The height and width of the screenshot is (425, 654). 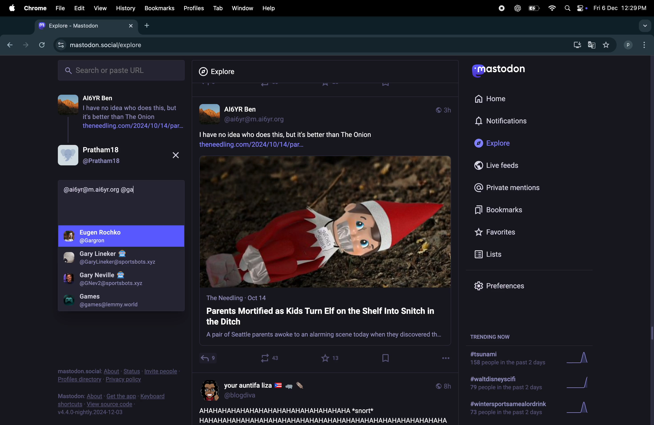 I want to click on image, so click(x=326, y=222).